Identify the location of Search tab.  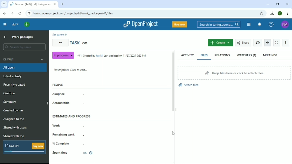
(3, 4).